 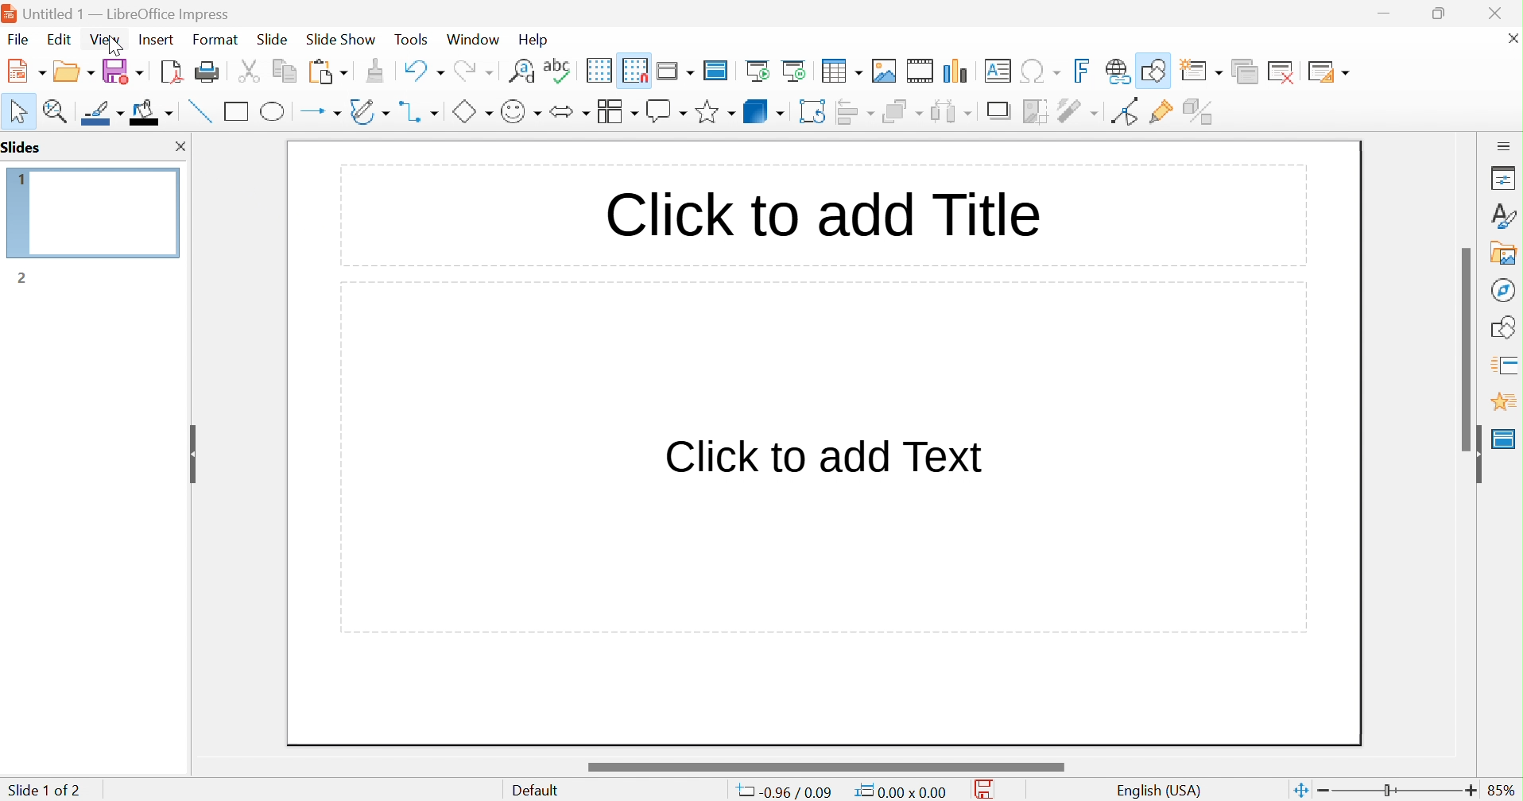 What do you see at coordinates (472, 39) in the screenshot?
I see `window` at bounding box center [472, 39].